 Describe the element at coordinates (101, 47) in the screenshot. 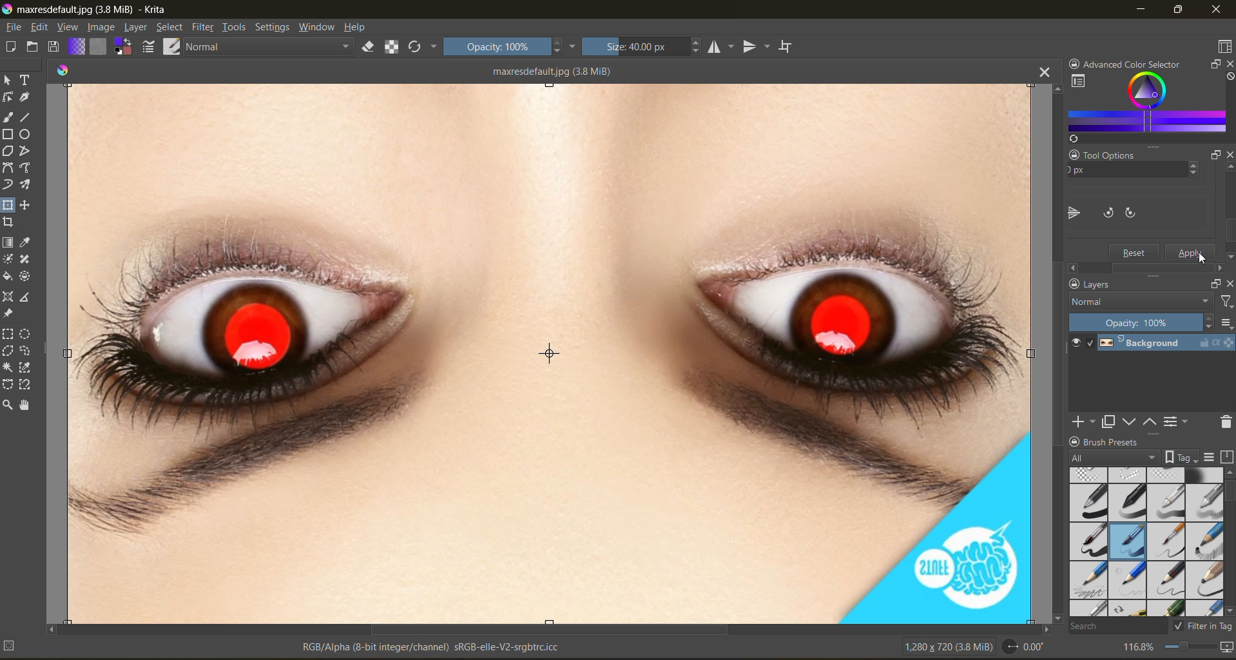

I see `fill patterns` at that location.